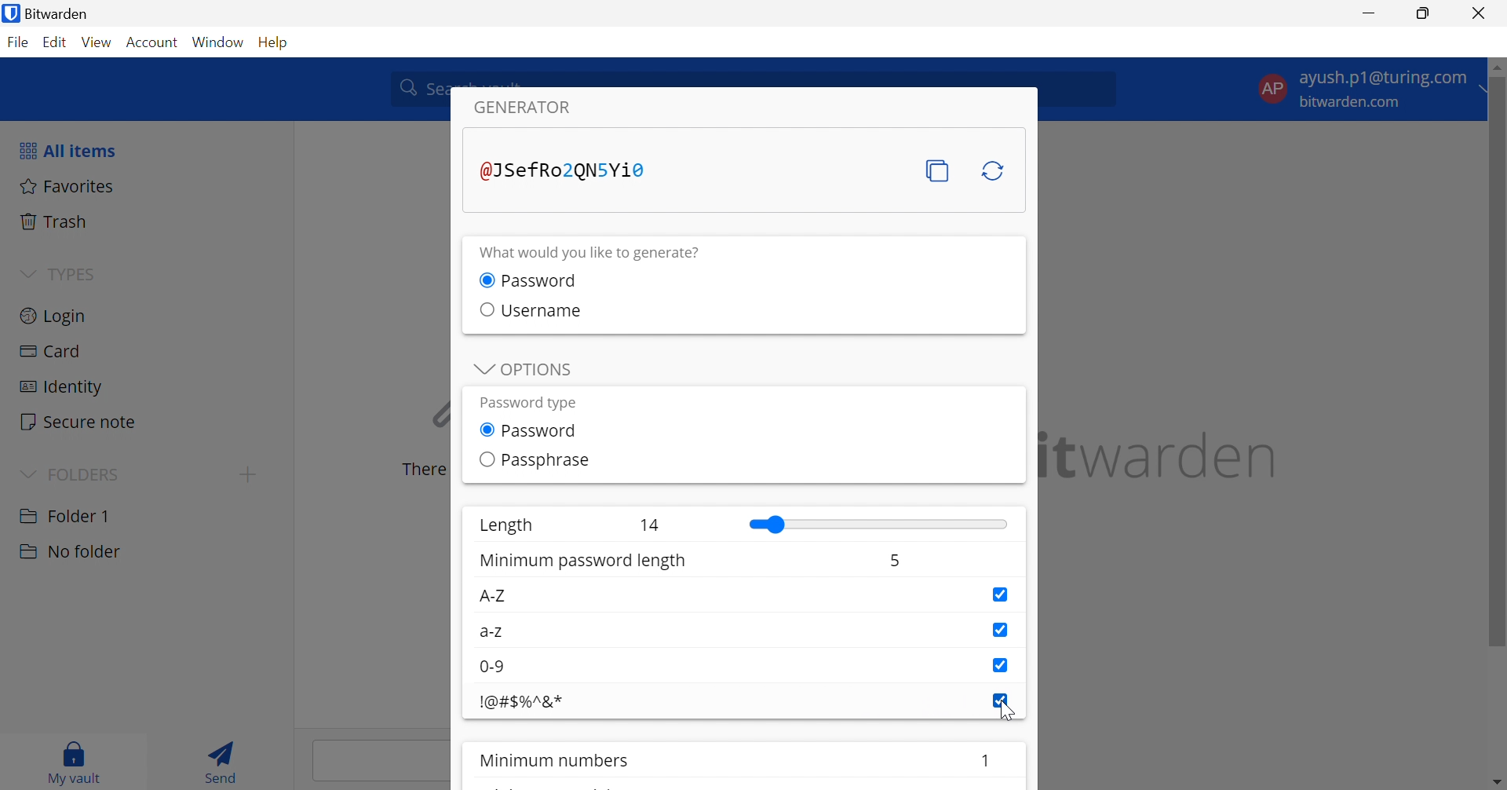 The width and height of the screenshot is (1507, 790). I want to click on 0-9, so click(496, 667).